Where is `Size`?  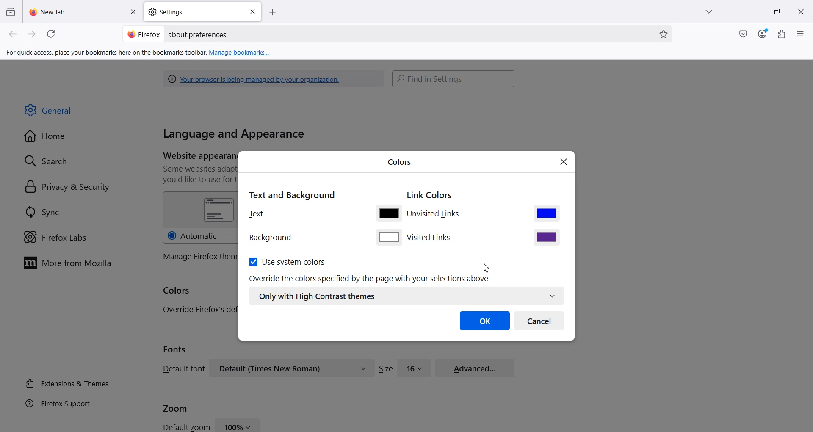 Size is located at coordinates (386, 368).